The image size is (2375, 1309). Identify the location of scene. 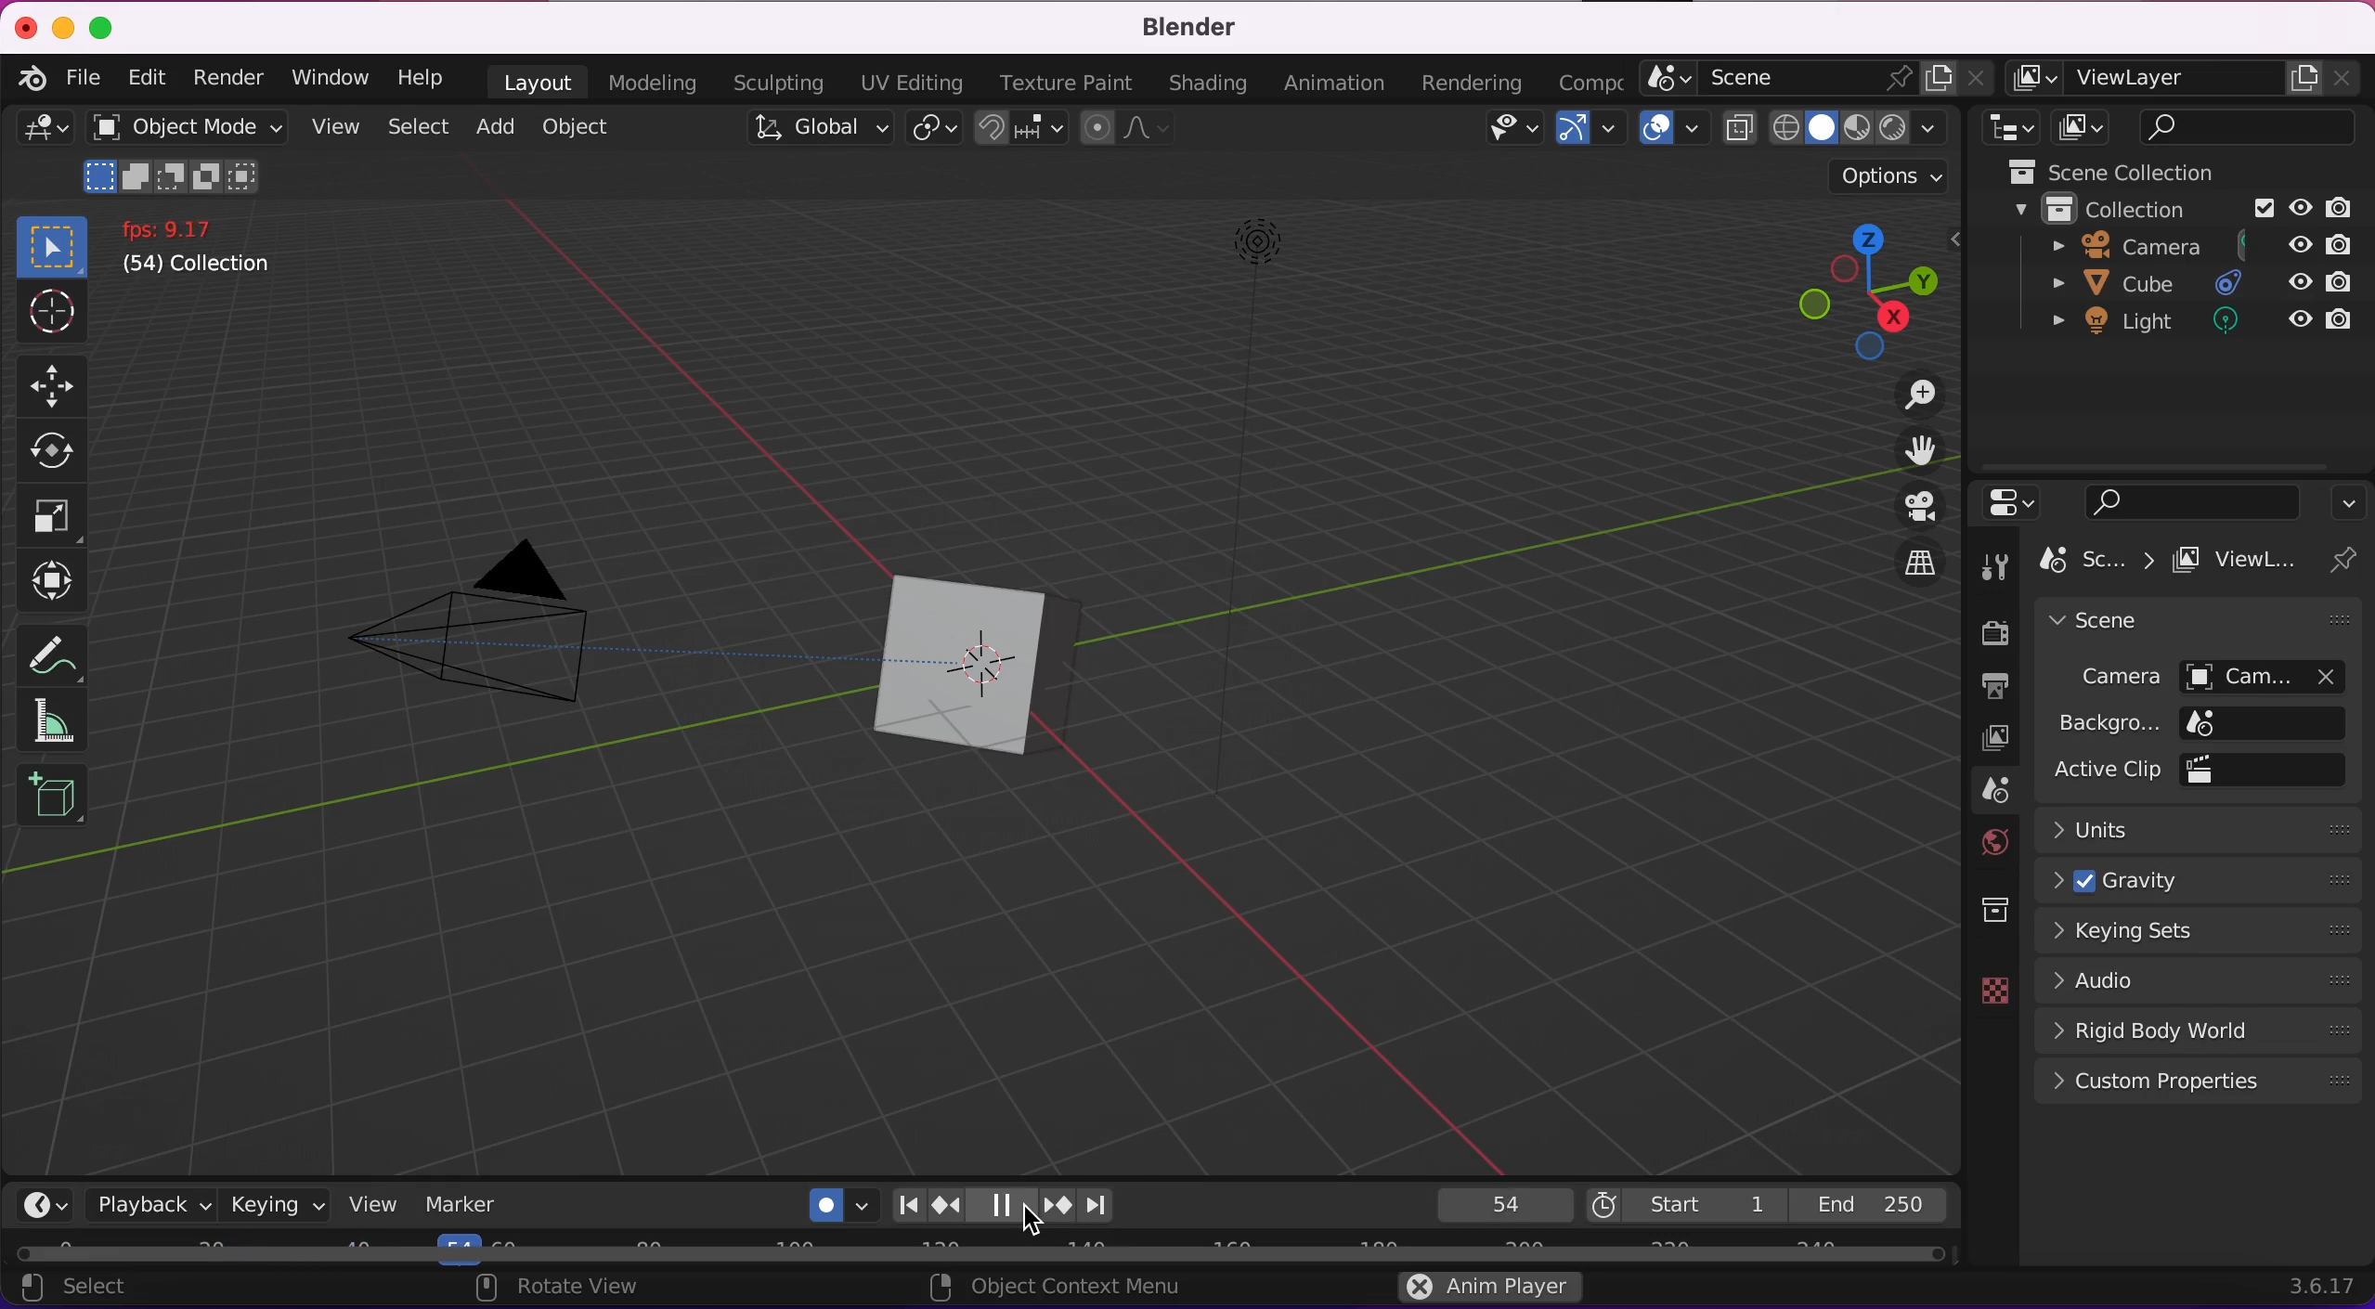
(1808, 79).